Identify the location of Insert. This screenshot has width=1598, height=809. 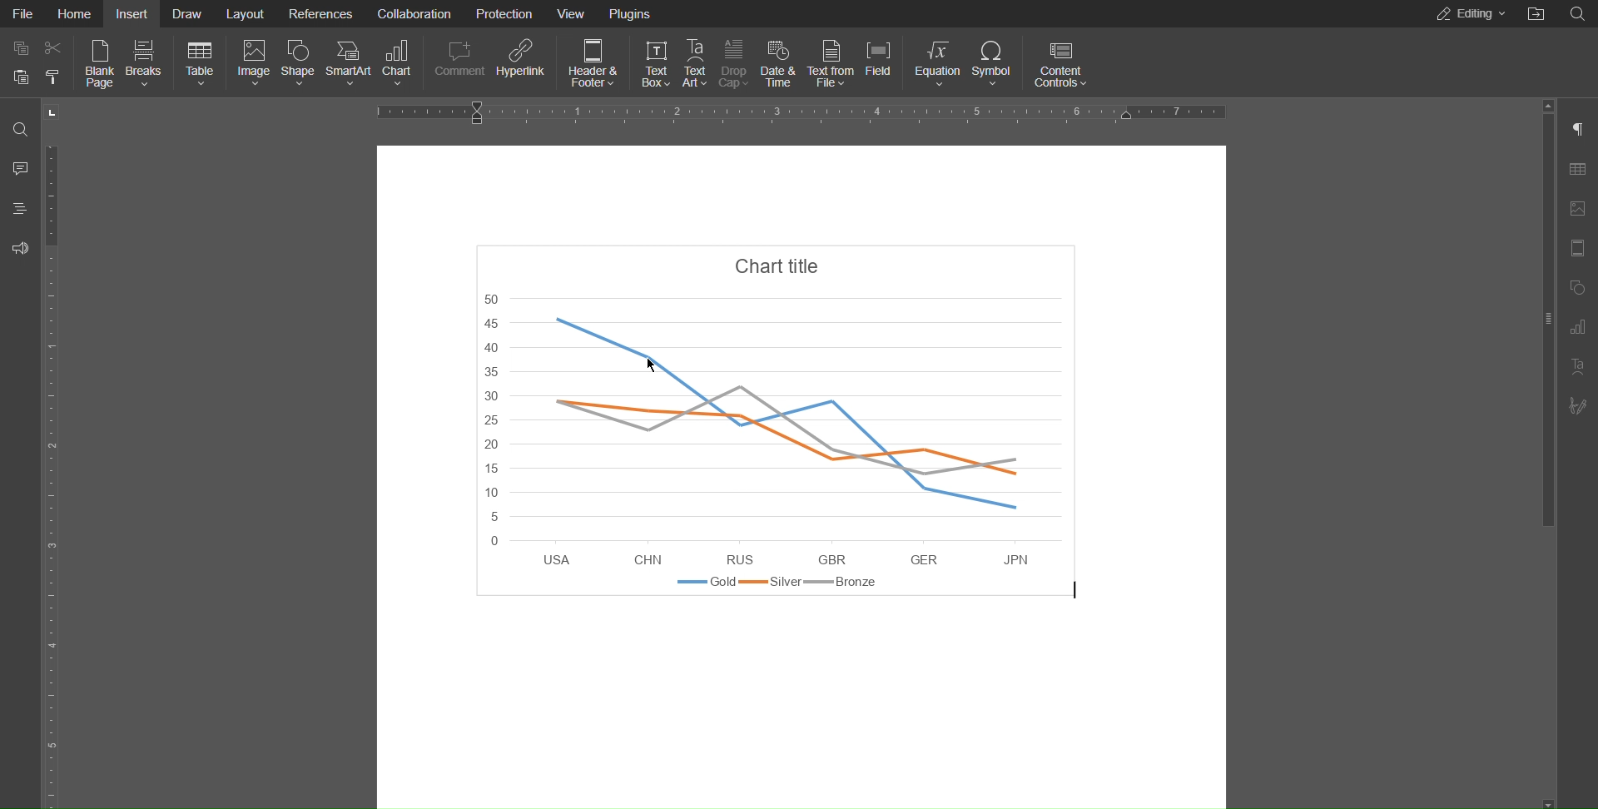
(131, 14).